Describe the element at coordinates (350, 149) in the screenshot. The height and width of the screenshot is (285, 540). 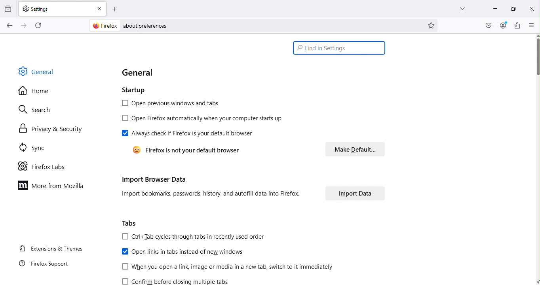
I see `Make default` at that location.